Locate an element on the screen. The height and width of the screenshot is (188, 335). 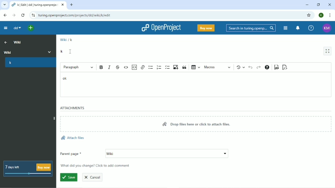
Activate zen mode is located at coordinates (327, 51).